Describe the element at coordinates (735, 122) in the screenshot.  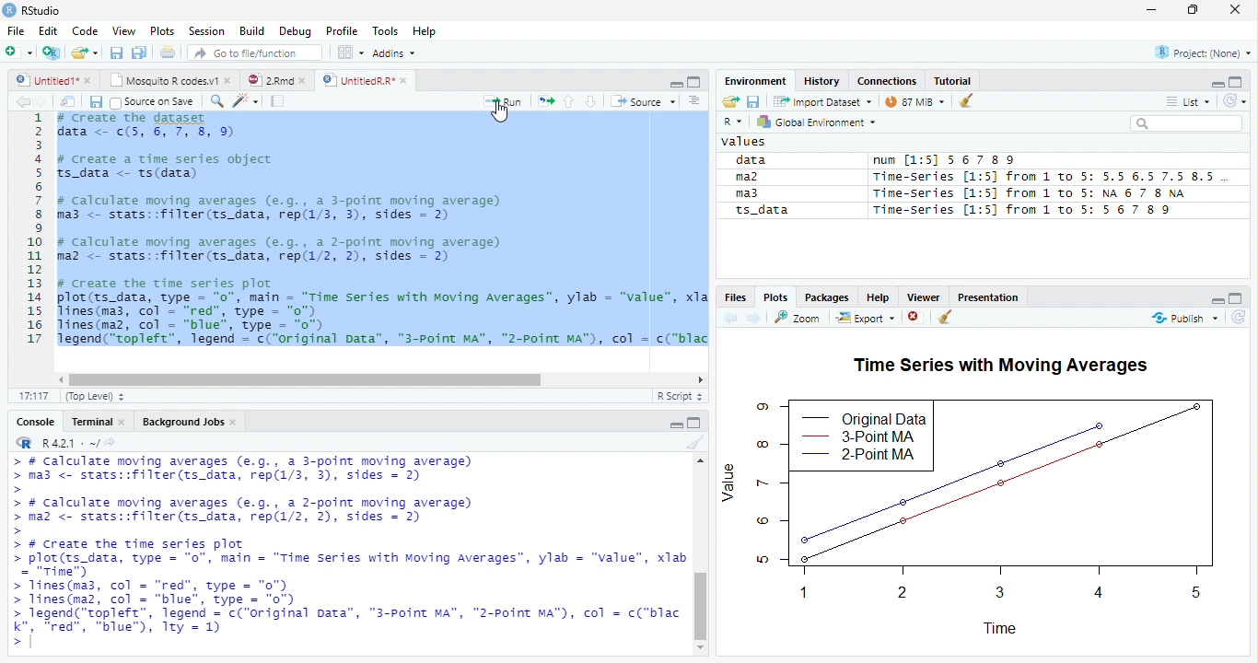
I see `R` at that location.